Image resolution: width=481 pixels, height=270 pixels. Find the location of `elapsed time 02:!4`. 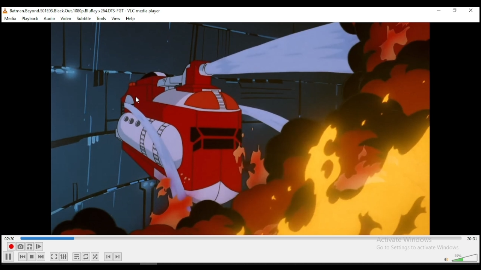

elapsed time 02:!4 is located at coordinates (11, 238).